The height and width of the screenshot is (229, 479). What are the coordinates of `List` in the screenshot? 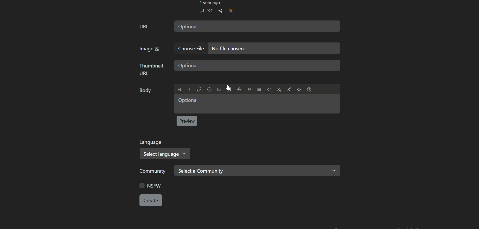 It's located at (259, 89).